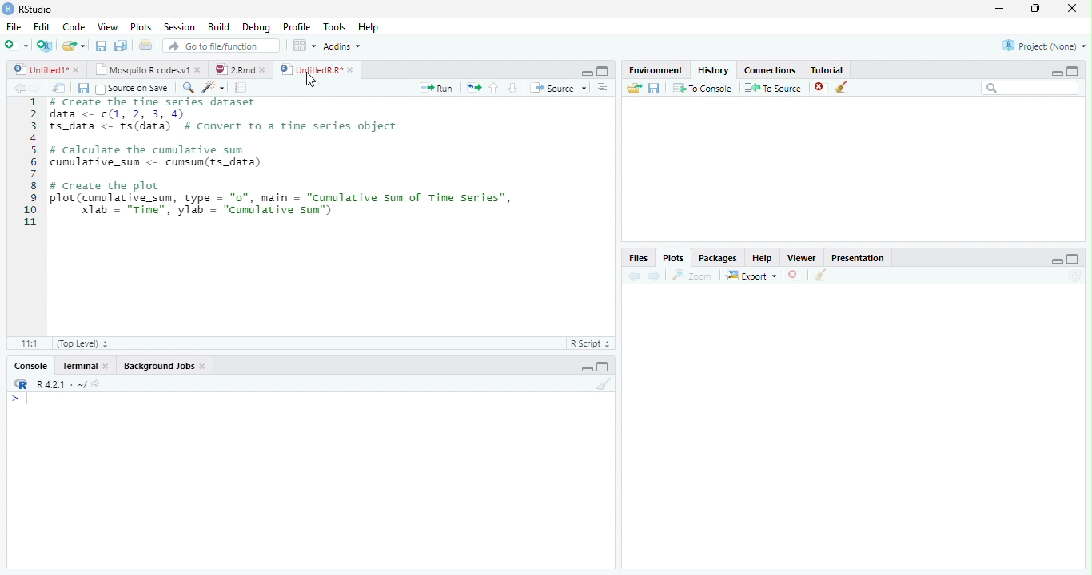 This screenshot has height=575, width=1092. Describe the element at coordinates (16, 398) in the screenshot. I see `> ` at that location.